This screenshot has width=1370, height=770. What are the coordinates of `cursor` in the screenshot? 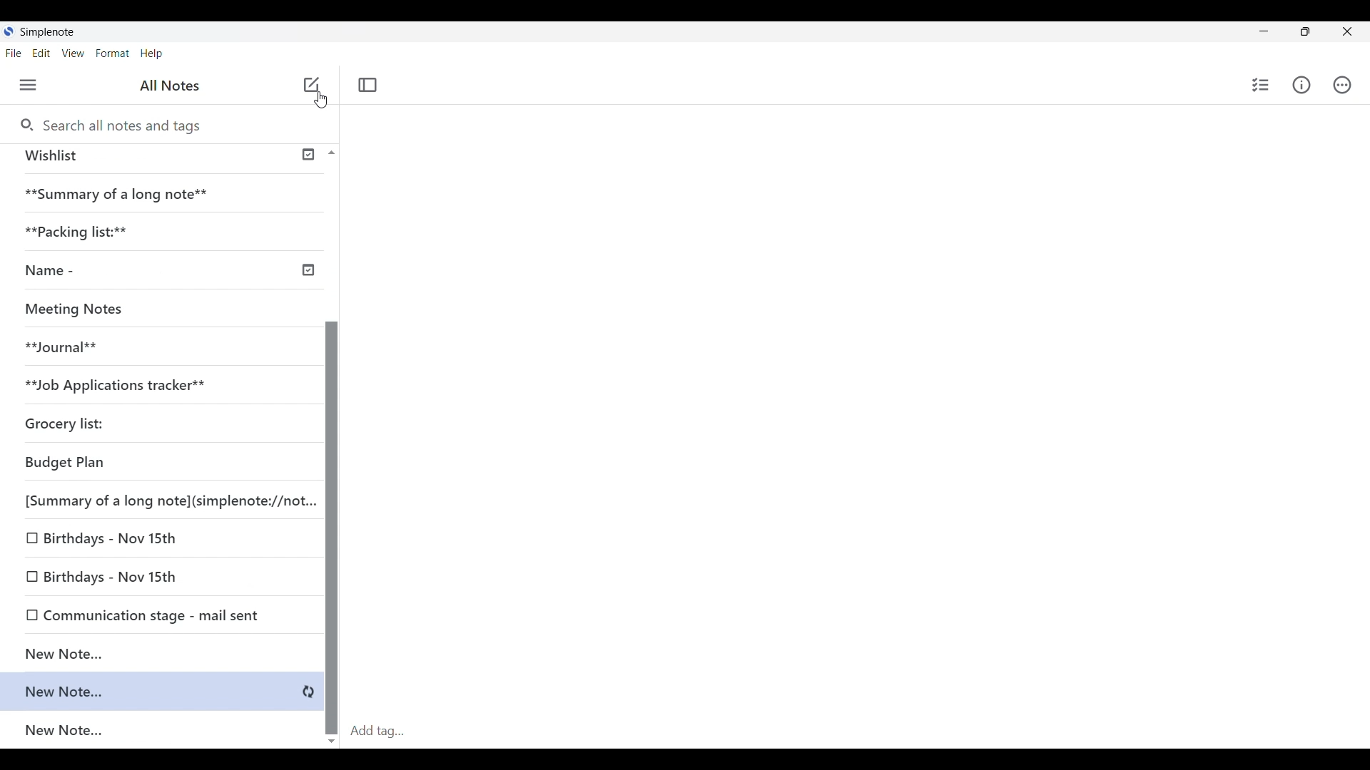 It's located at (325, 98).